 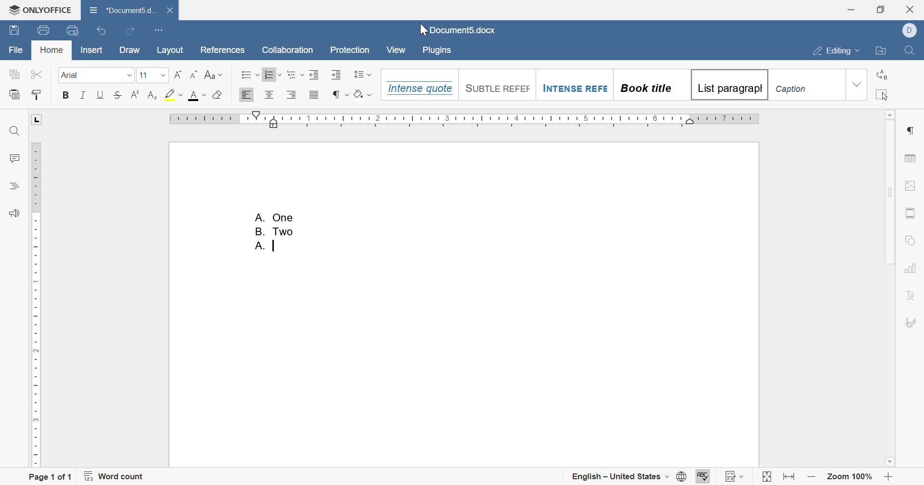 I want to click on Justified, so click(x=315, y=95).